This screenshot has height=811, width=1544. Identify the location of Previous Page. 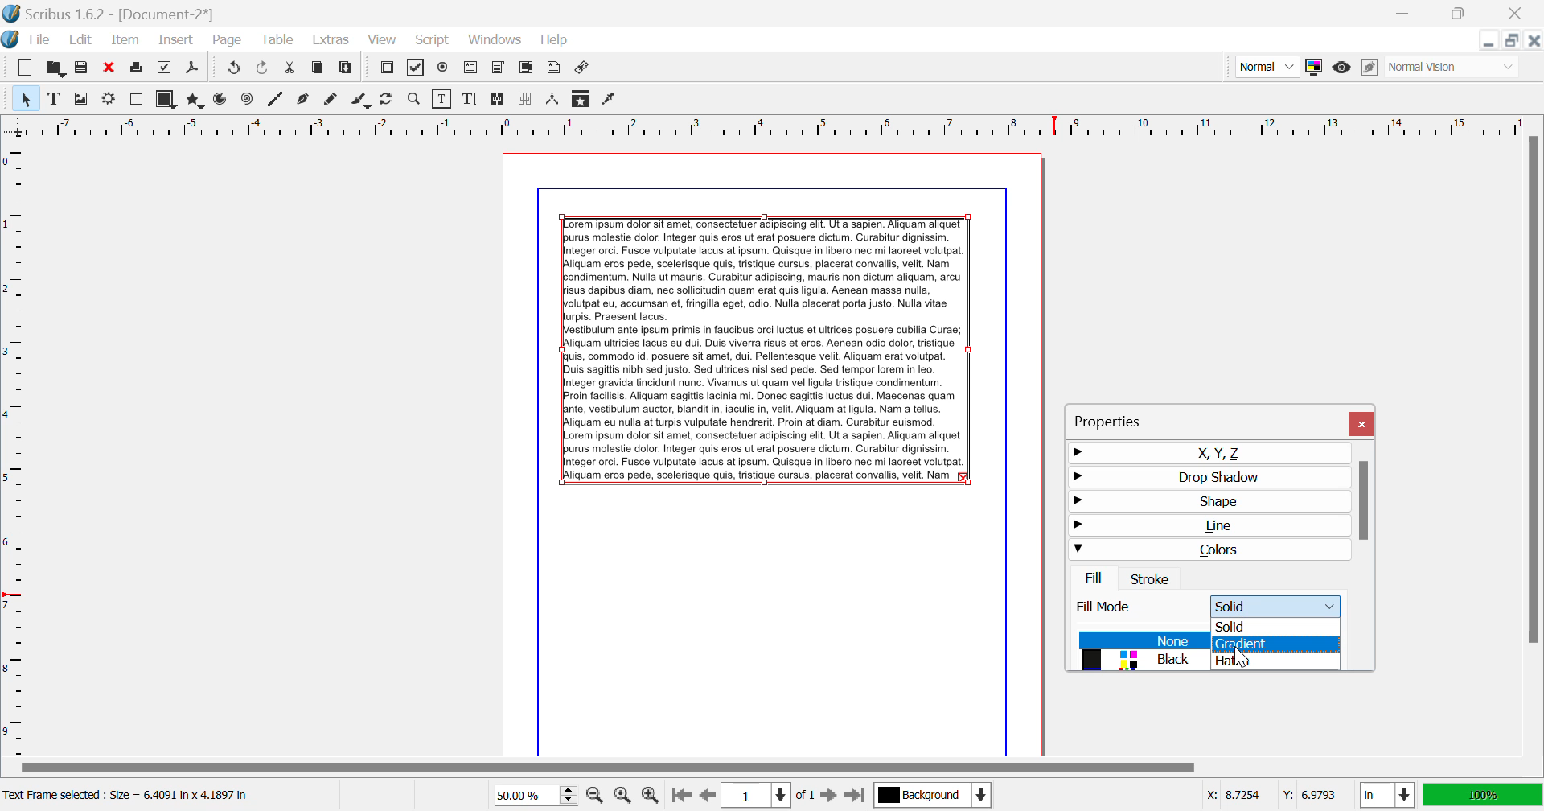
(706, 796).